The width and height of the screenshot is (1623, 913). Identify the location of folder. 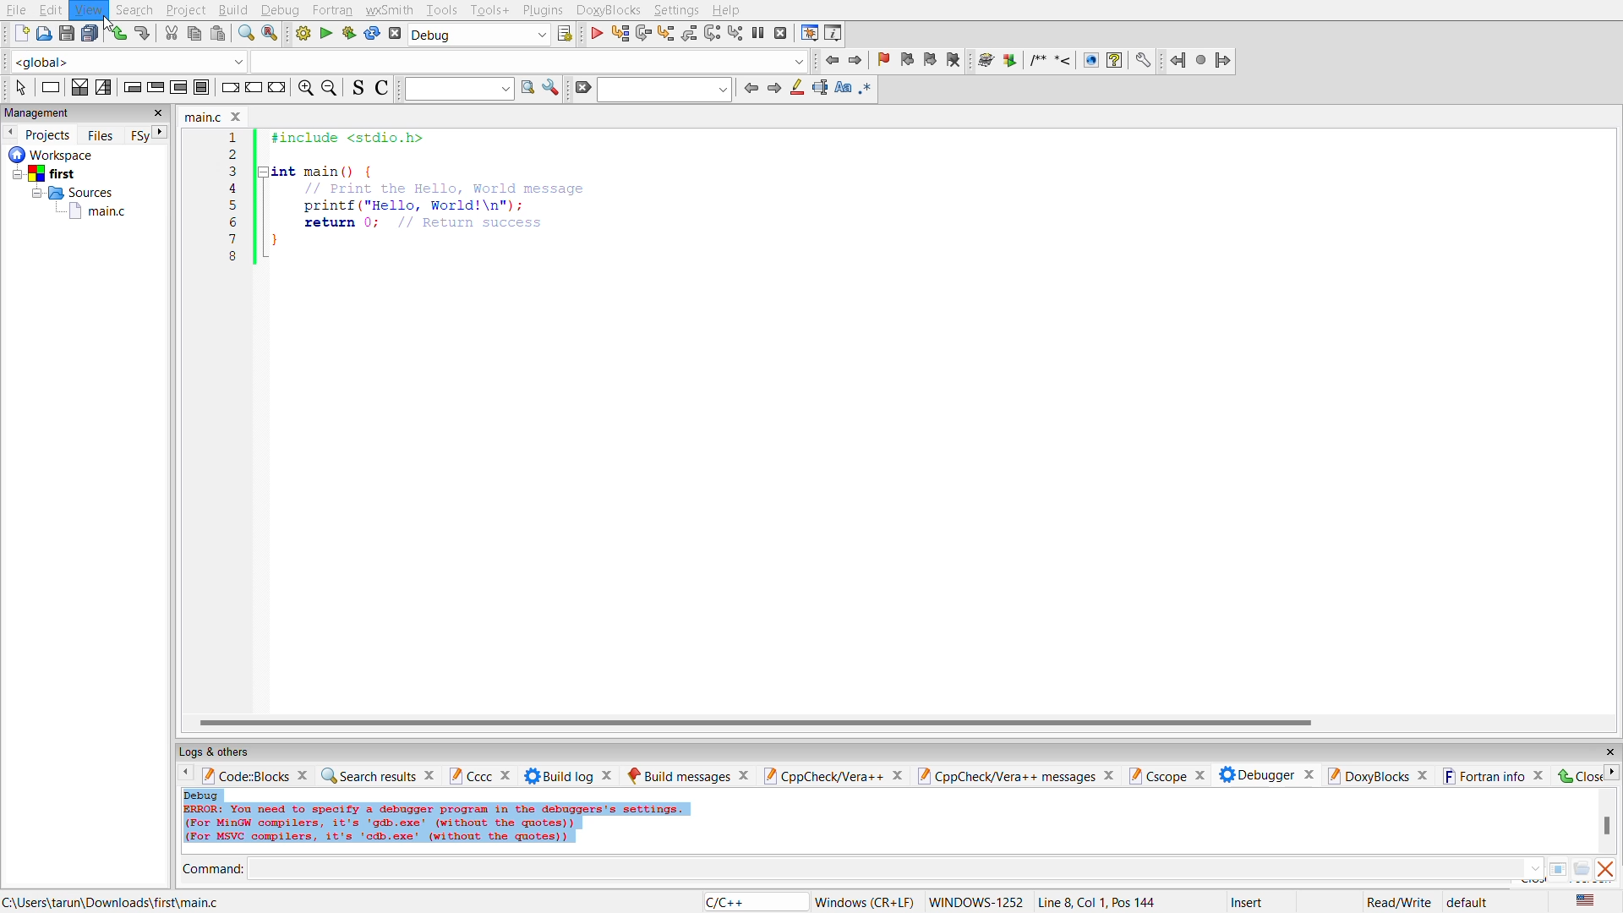
(1582, 872).